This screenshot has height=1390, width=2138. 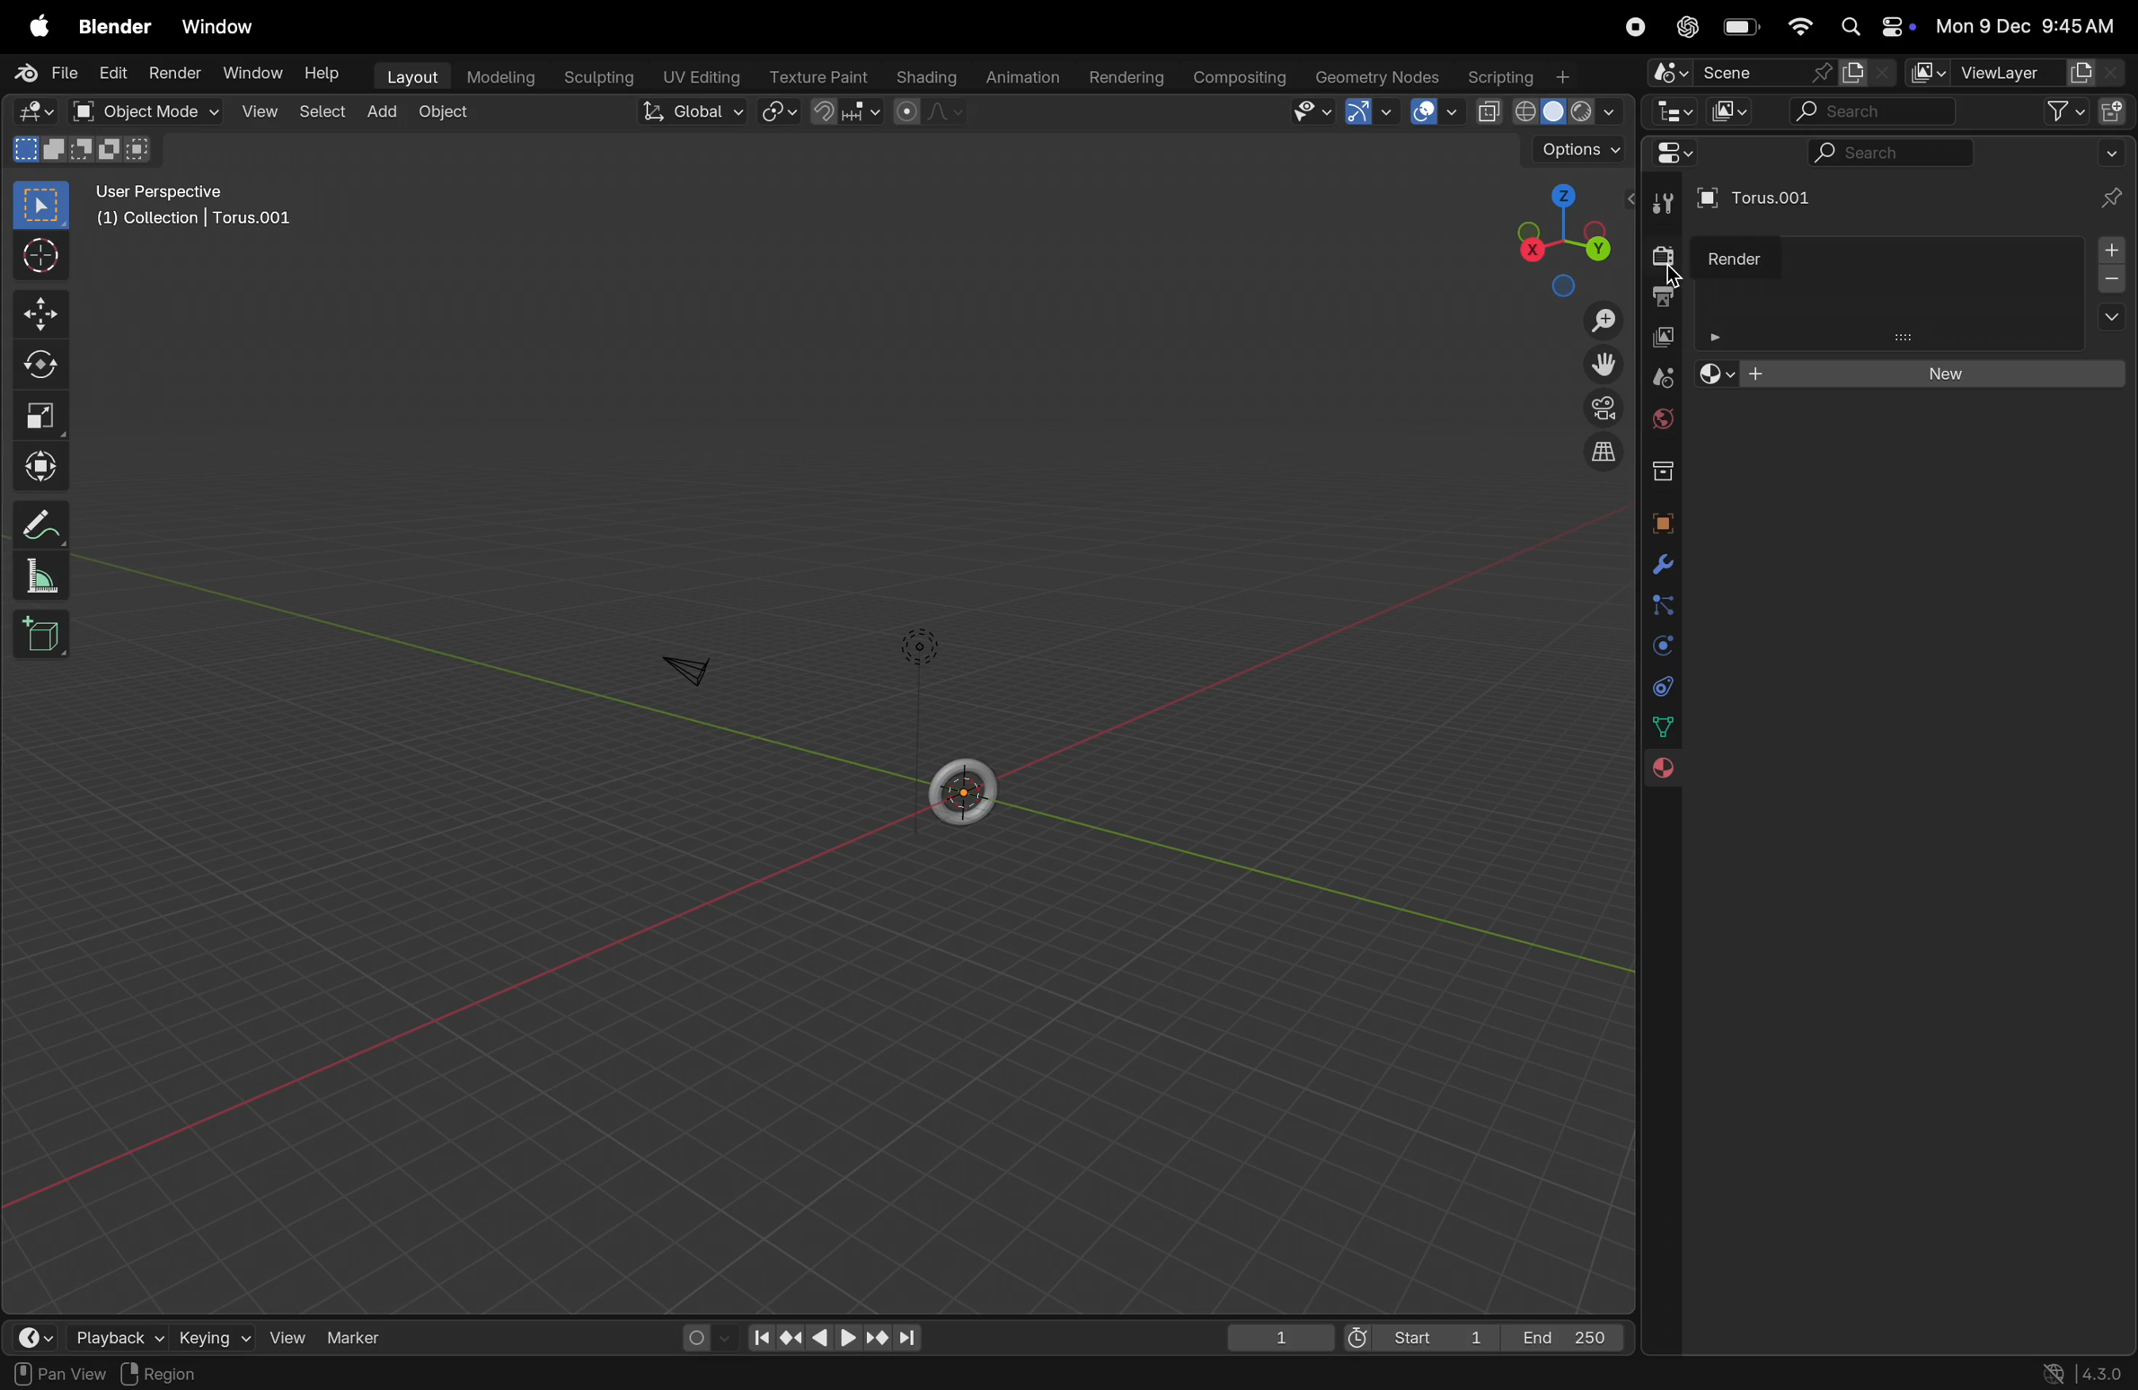 What do you see at coordinates (45, 463) in the screenshot?
I see `Transform` at bounding box center [45, 463].